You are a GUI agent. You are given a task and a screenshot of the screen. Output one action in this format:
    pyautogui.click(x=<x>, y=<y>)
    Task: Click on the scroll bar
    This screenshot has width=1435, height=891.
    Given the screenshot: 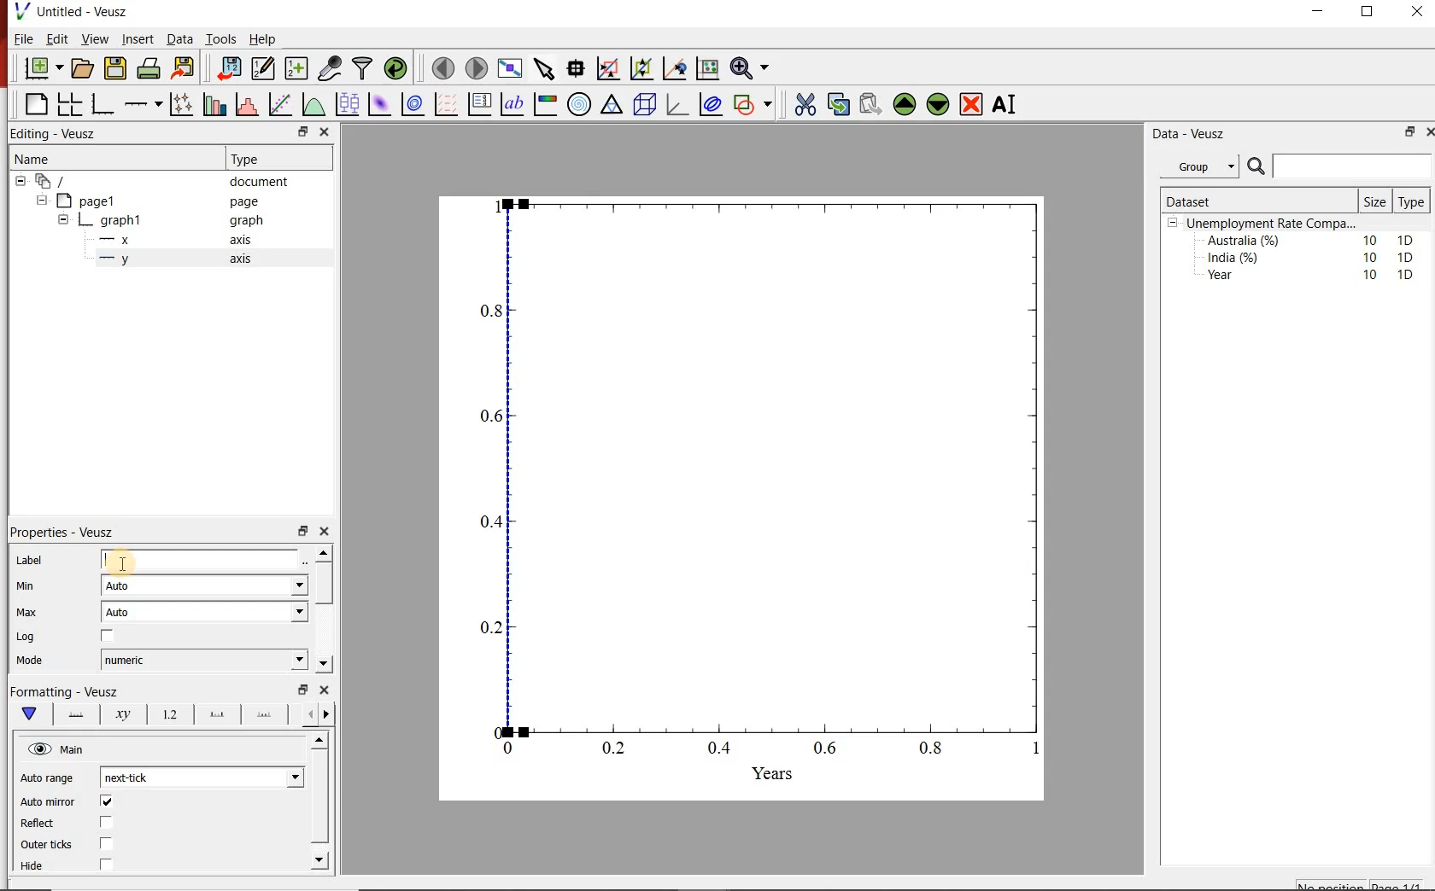 What is the action you would take?
    pyautogui.click(x=320, y=796)
    